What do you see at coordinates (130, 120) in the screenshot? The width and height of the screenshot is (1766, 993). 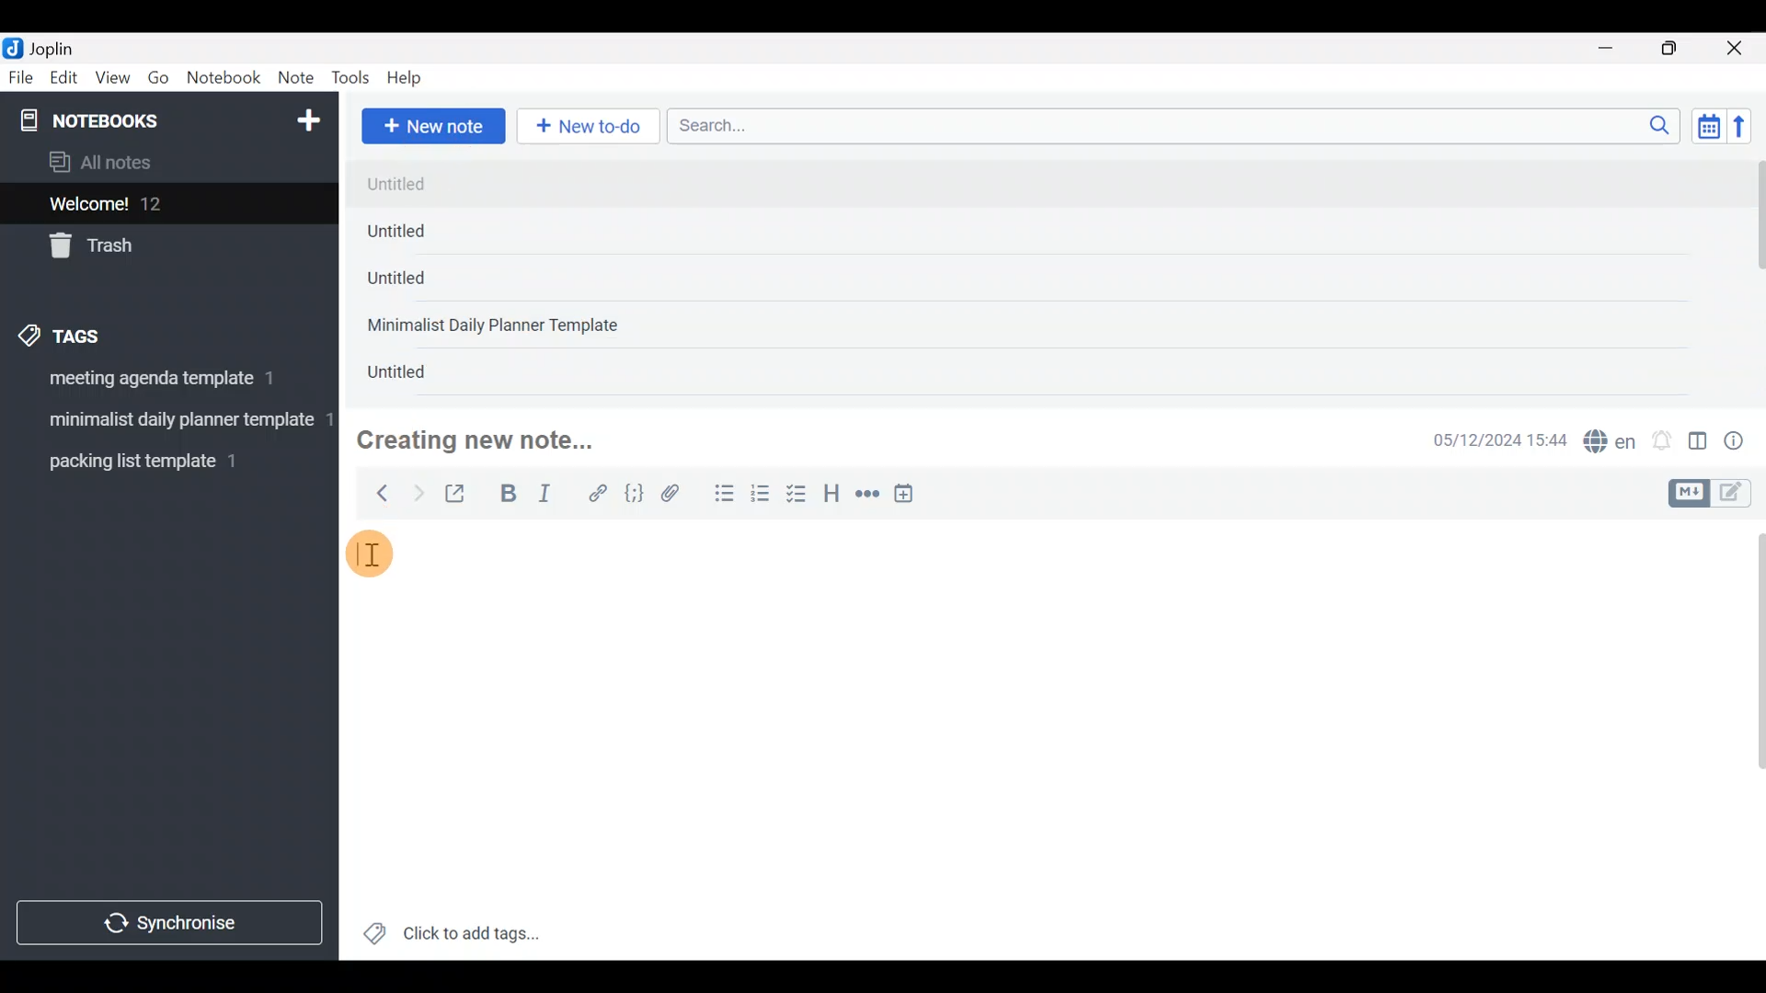 I see `Notebooks` at bounding box center [130, 120].